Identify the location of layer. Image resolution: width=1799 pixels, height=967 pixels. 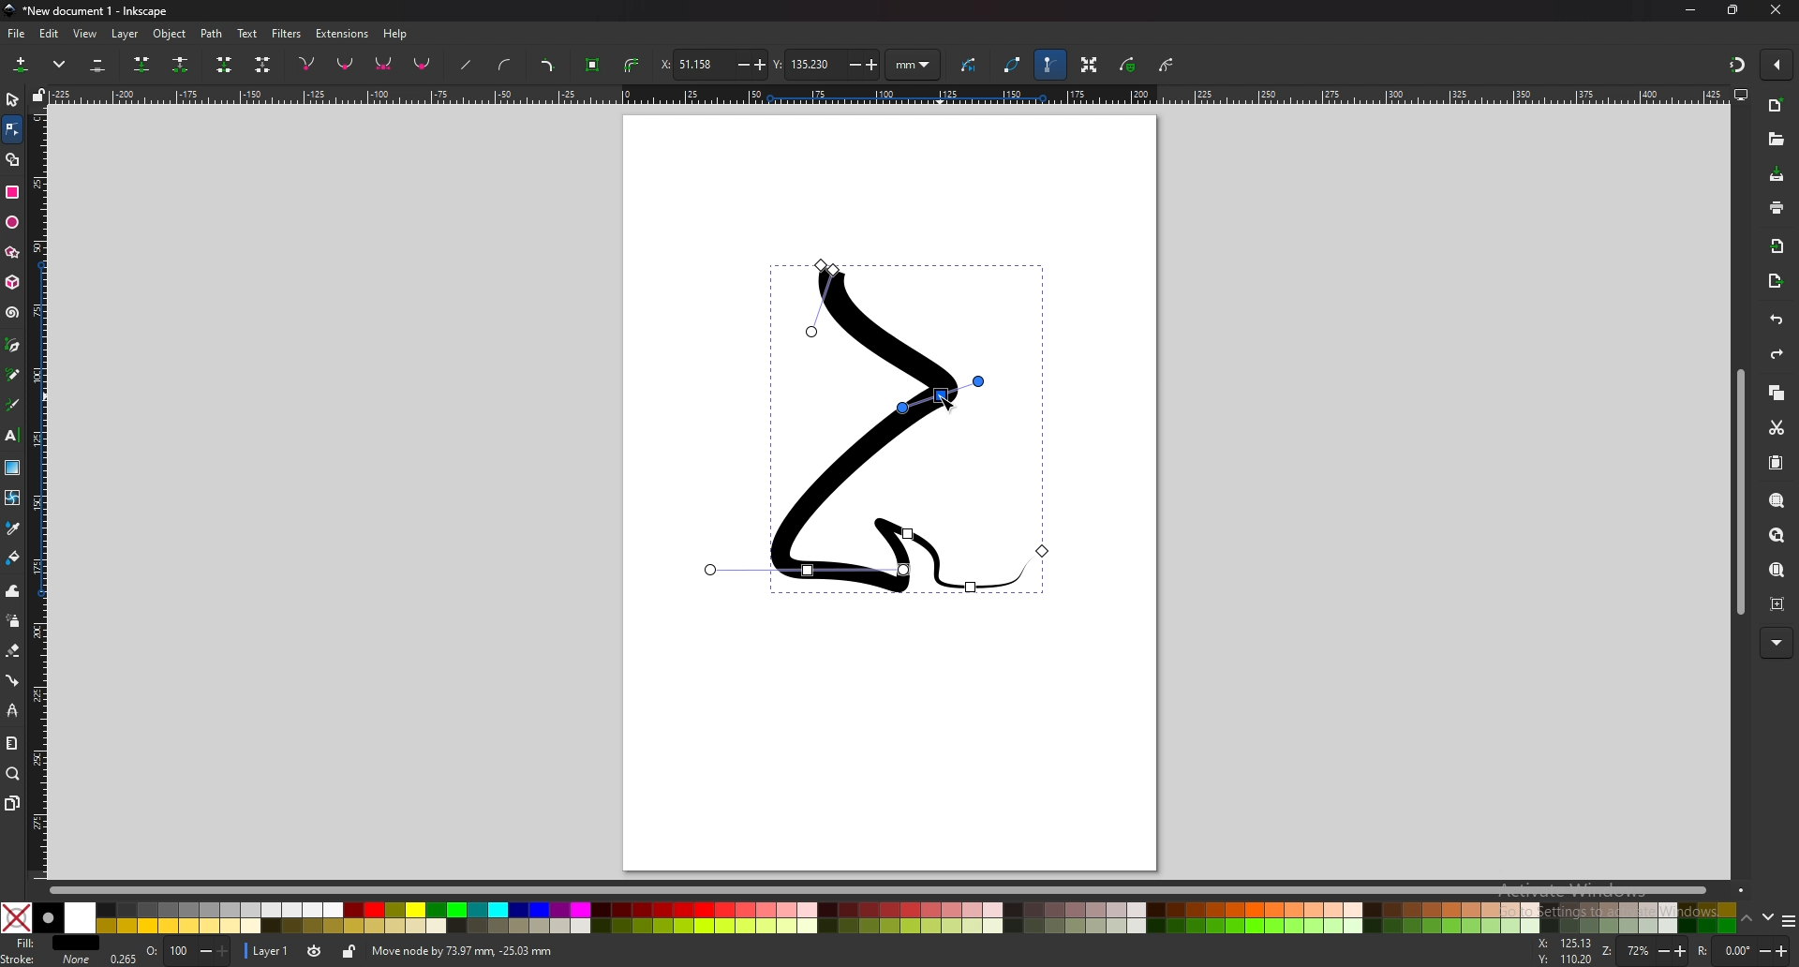
(127, 33).